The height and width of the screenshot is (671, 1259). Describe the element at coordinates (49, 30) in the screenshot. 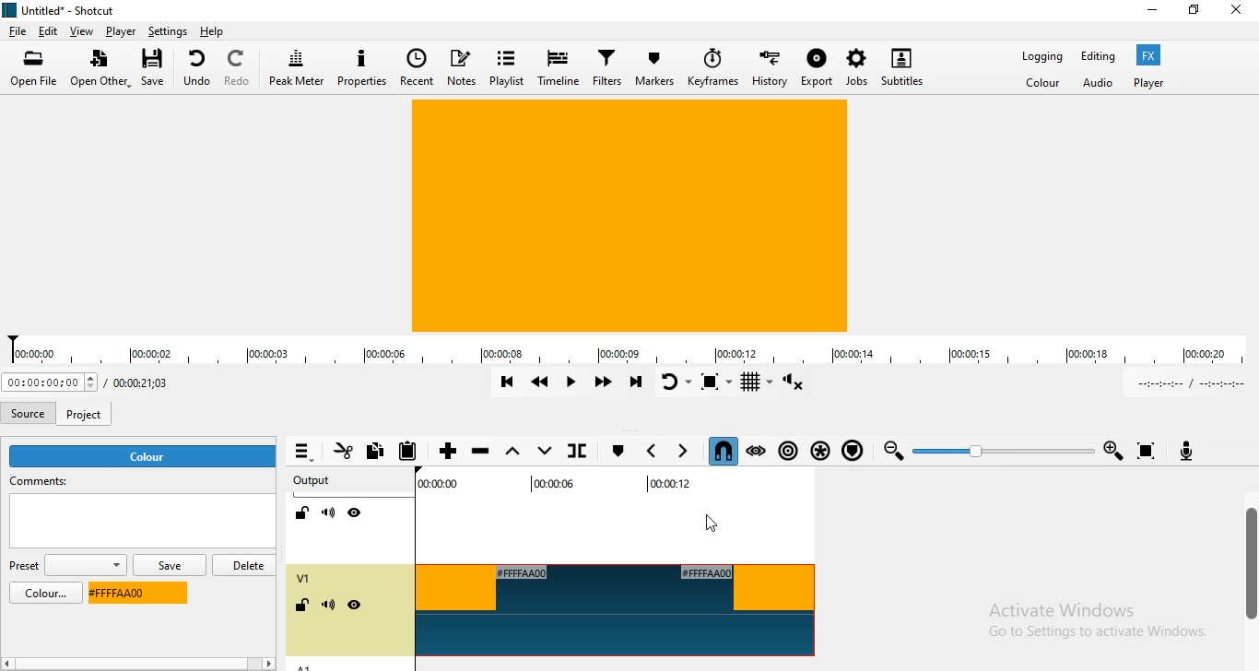

I see `Edit` at that location.